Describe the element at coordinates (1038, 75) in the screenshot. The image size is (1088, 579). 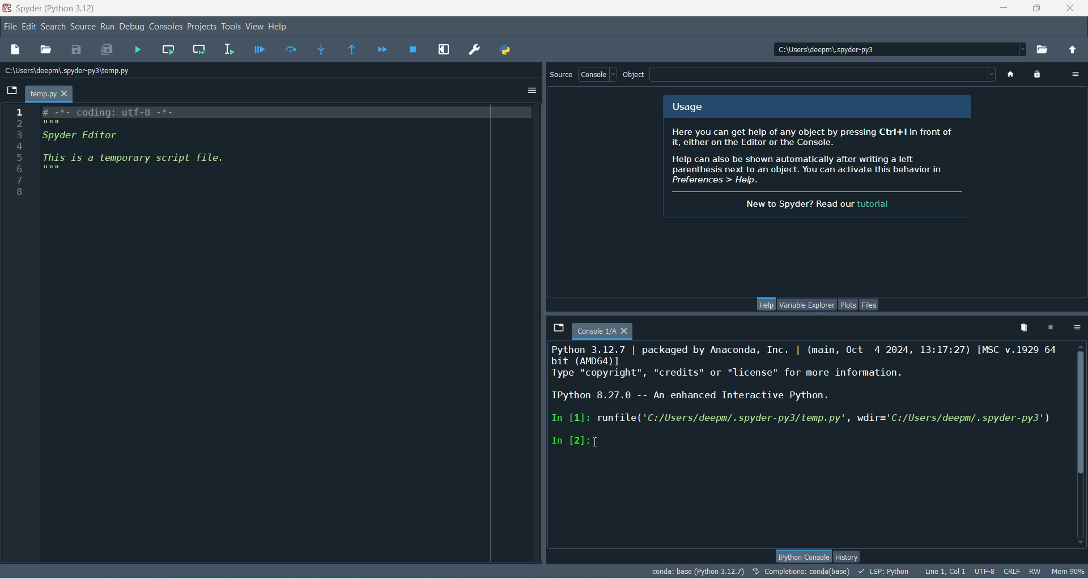
I see `lock` at that location.